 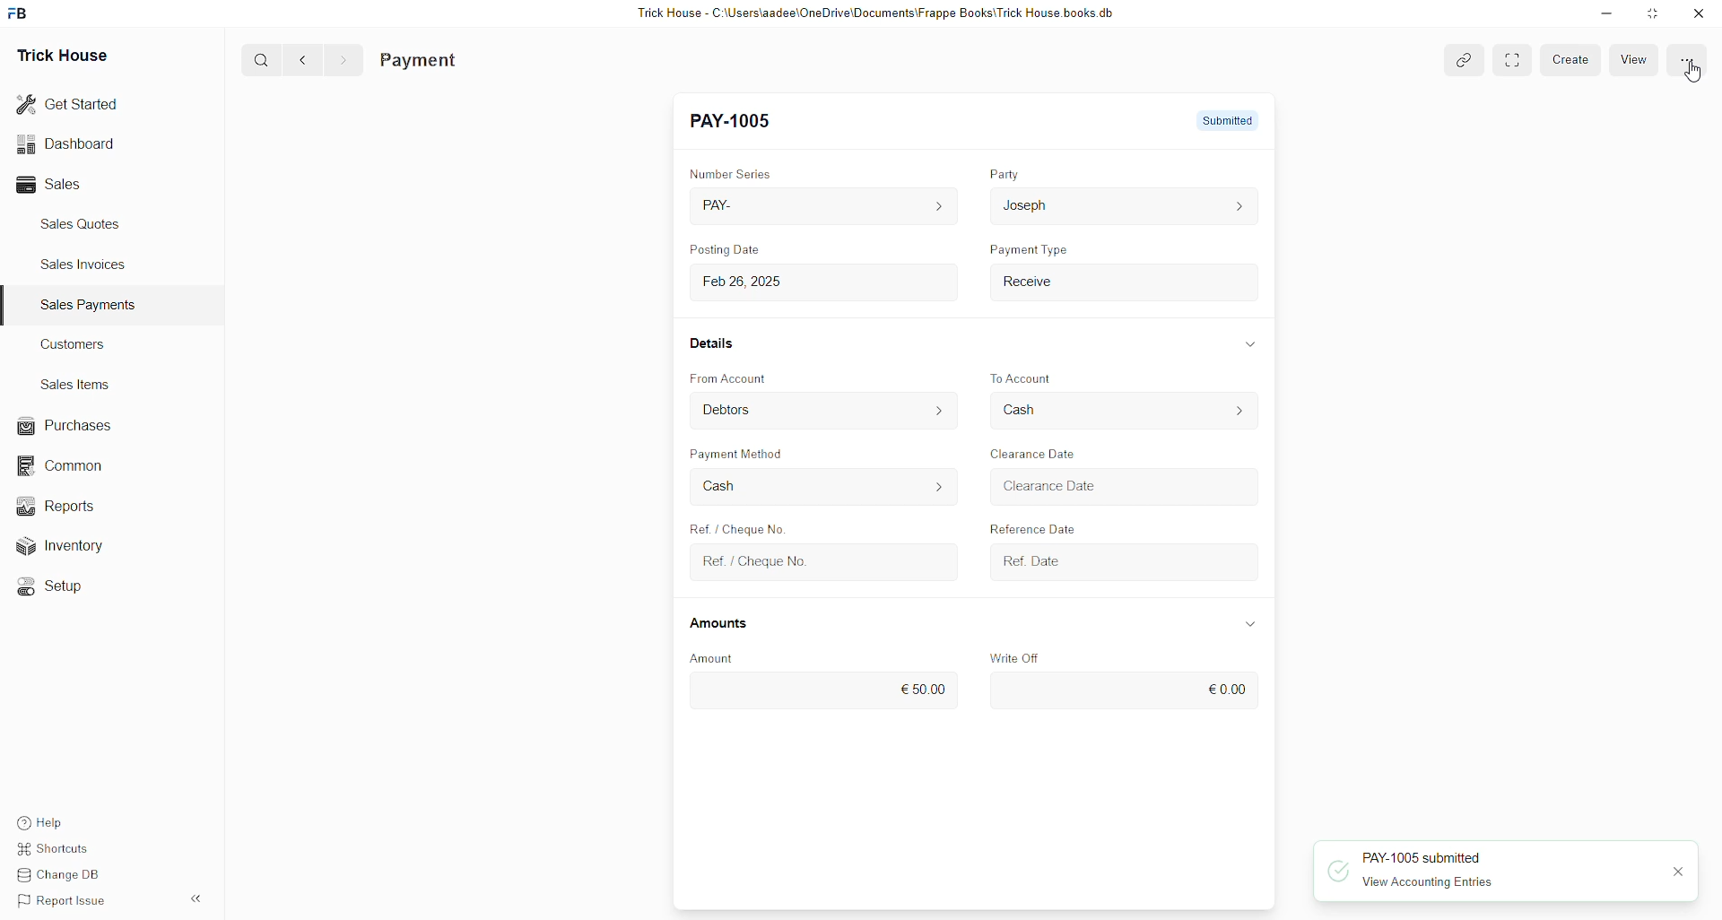 I want to click on Payment Type, so click(x=1118, y=283).